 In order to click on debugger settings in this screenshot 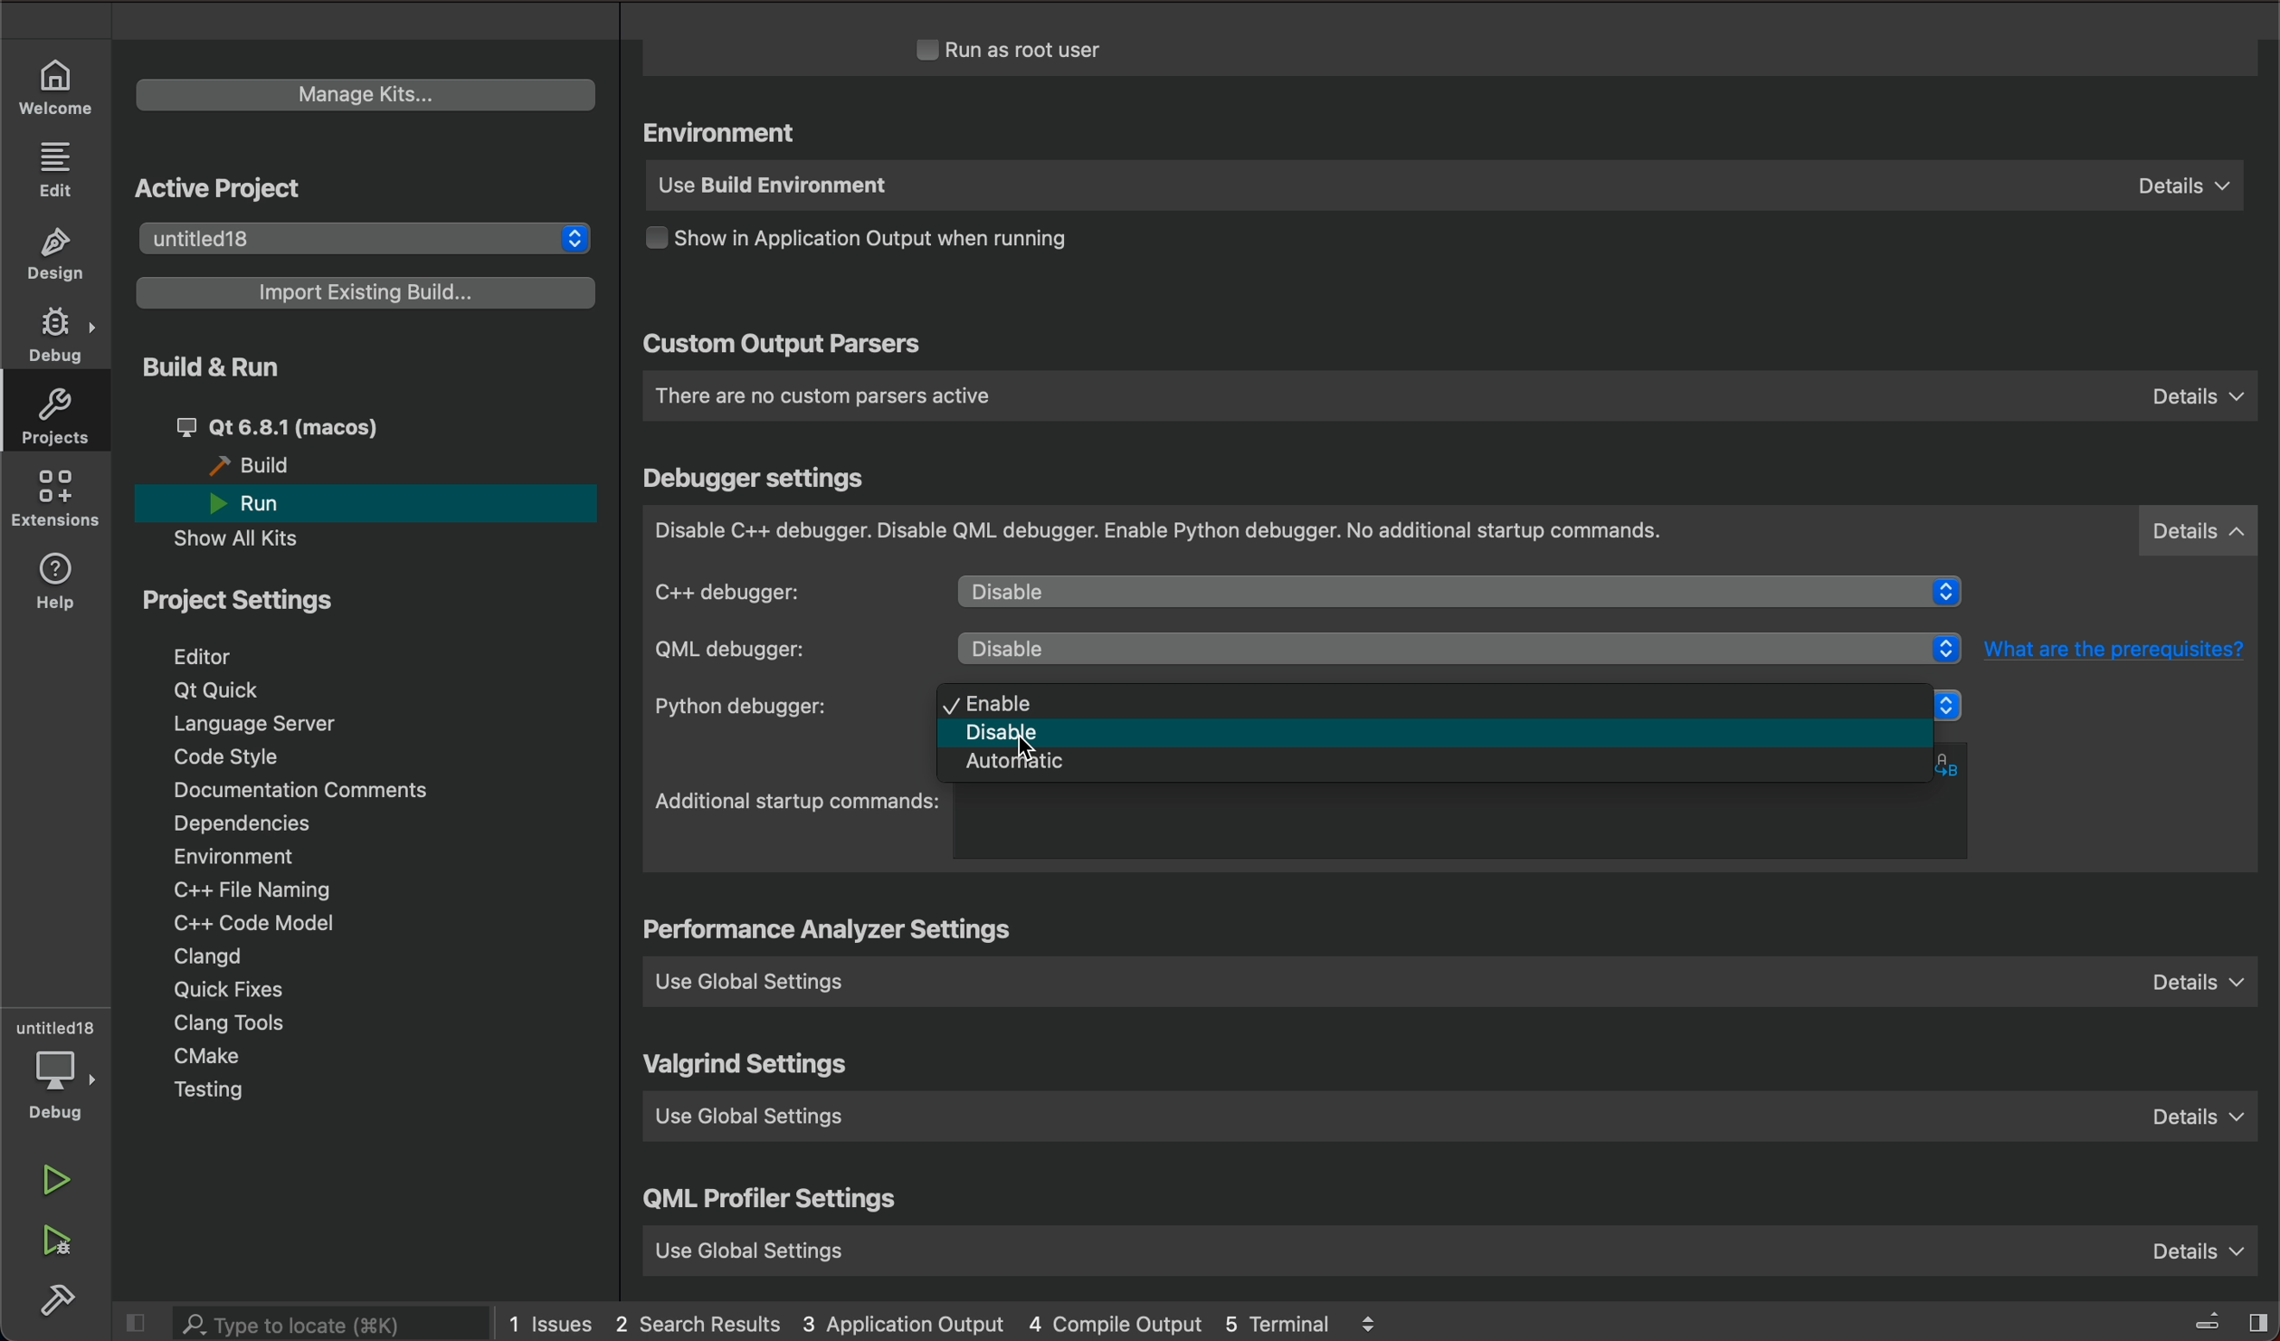, I will do `click(758, 479)`.